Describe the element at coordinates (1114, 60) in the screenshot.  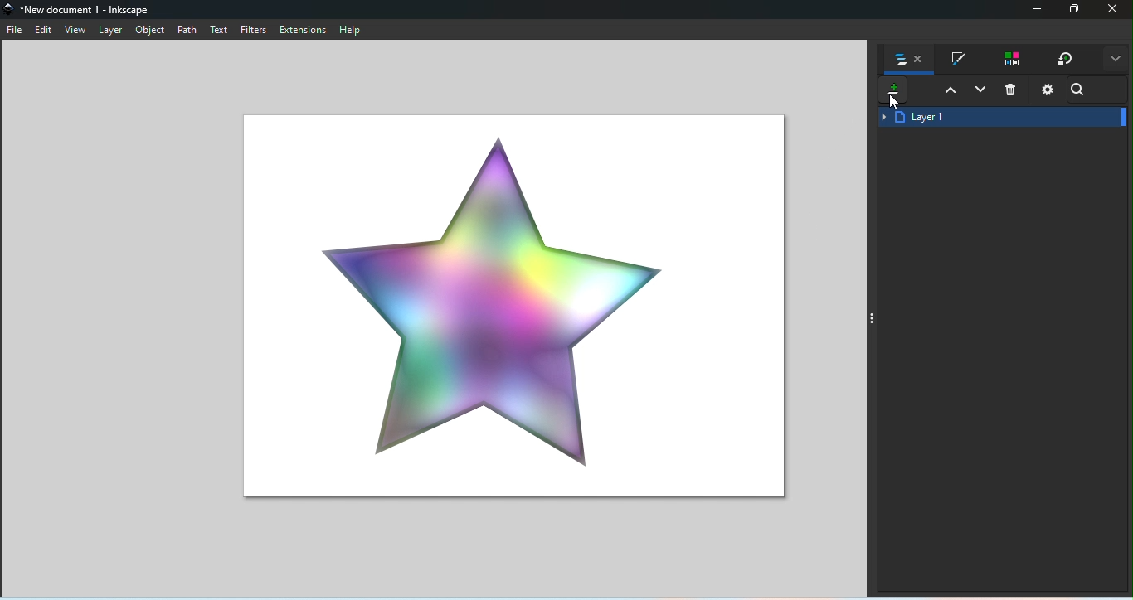
I see `More options` at that location.